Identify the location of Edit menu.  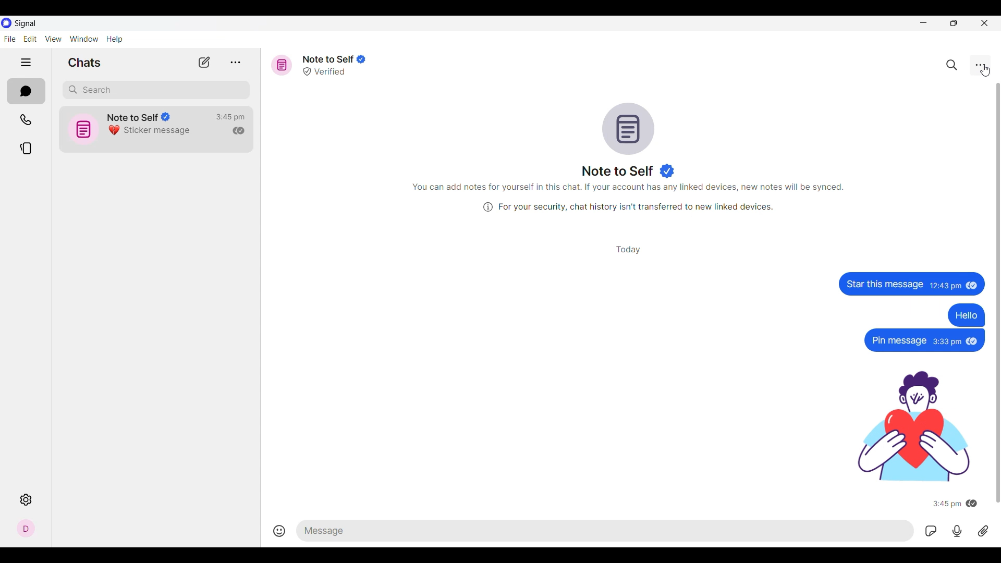
(30, 39).